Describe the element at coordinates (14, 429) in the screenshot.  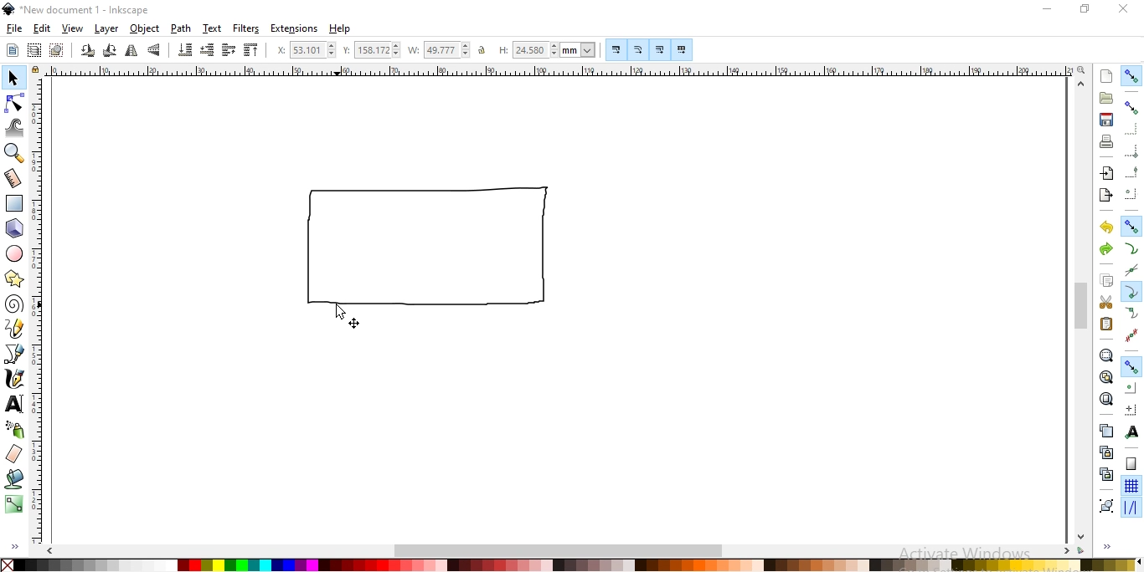
I see `spray objects by sculpting or painting` at that location.